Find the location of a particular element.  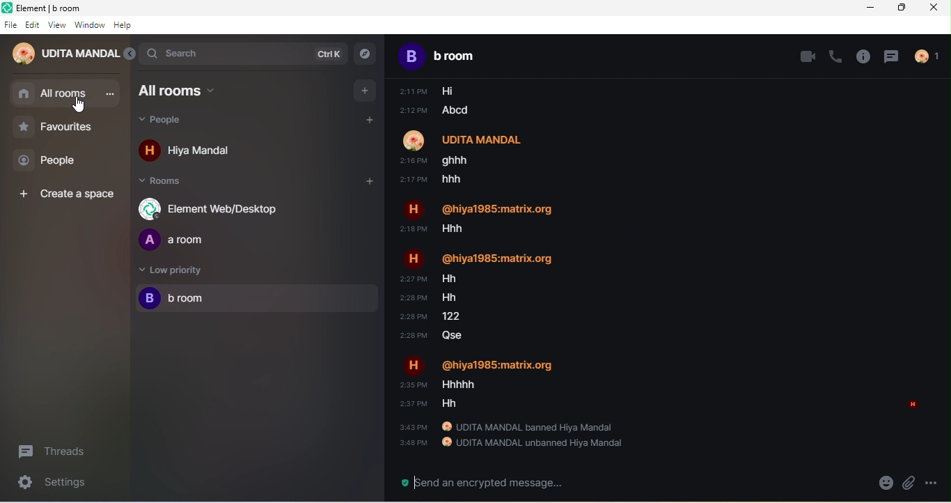

all rooms is located at coordinates (191, 91).